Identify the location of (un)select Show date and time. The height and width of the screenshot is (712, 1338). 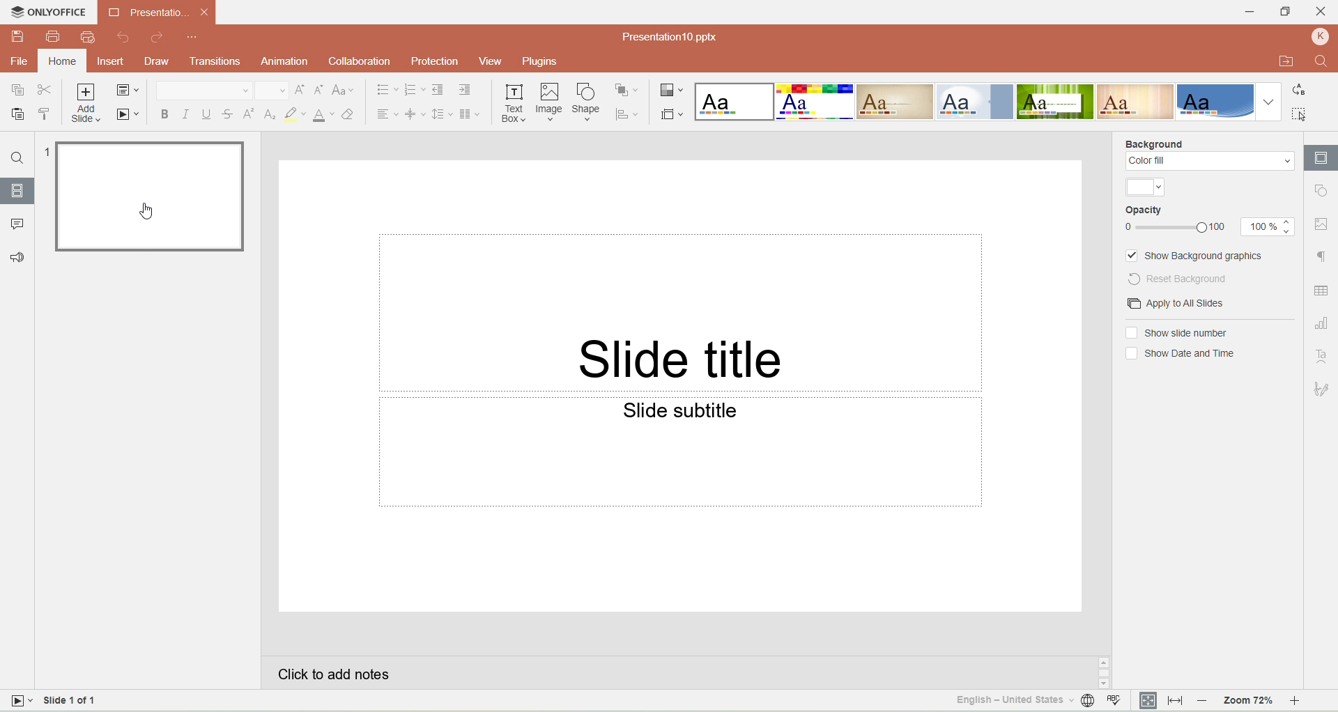
(1178, 354).